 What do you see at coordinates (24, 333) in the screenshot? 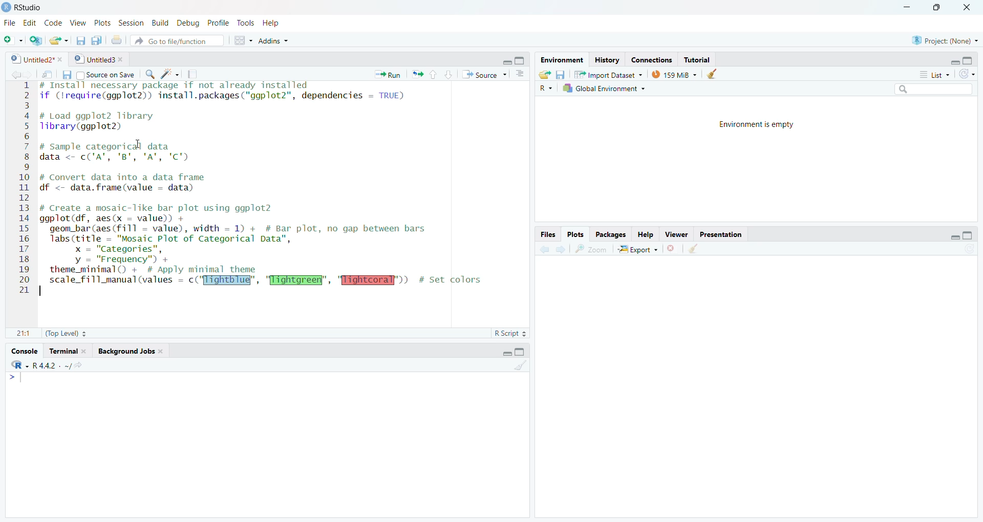
I see `1:1` at bounding box center [24, 333].